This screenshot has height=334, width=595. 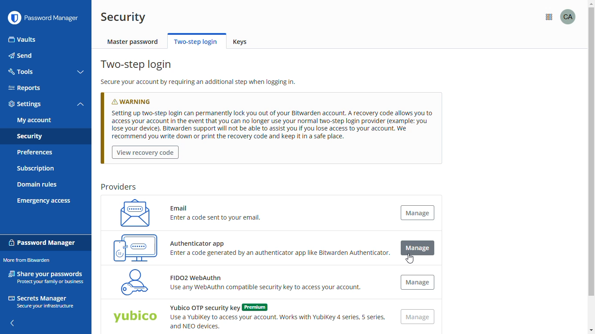 I want to click on security, so click(x=123, y=17).